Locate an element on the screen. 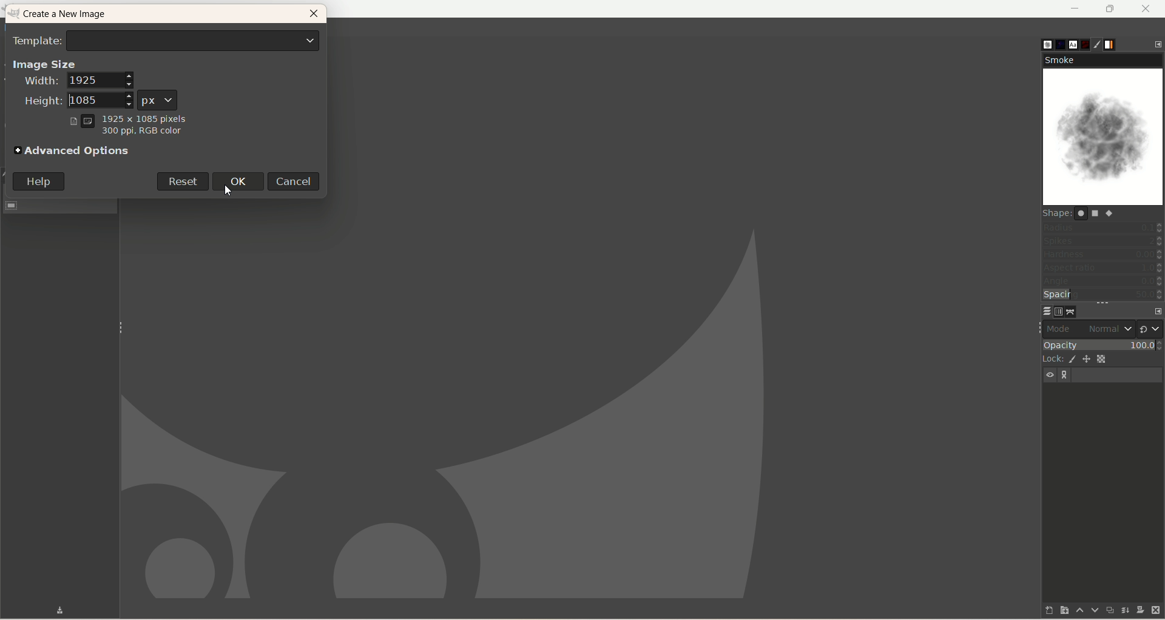 The image size is (1165, 620). image size is located at coordinates (44, 63).